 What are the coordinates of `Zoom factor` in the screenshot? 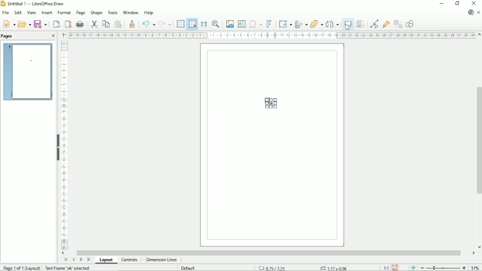 It's located at (476, 268).